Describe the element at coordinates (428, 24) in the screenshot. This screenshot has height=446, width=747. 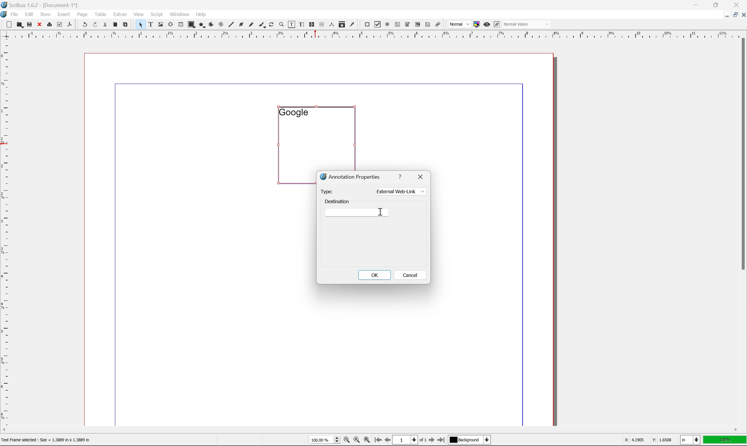
I see `text annotation` at that location.